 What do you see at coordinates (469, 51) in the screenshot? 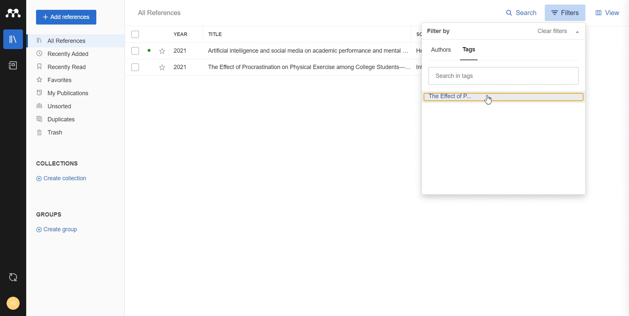
I see `Tags` at bounding box center [469, 51].